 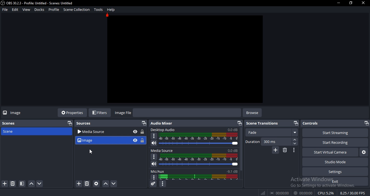 What do you see at coordinates (22, 184) in the screenshot?
I see `scene` at bounding box center [22, 184].